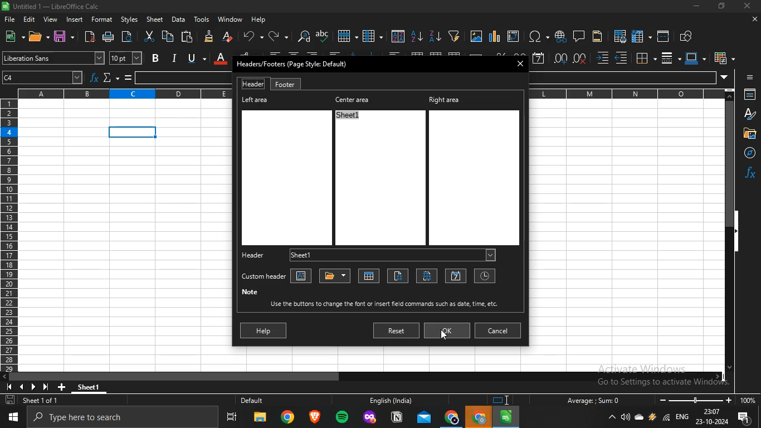 This screenshot has height=428, width=761. I want to click on border color, so click(693, 57).